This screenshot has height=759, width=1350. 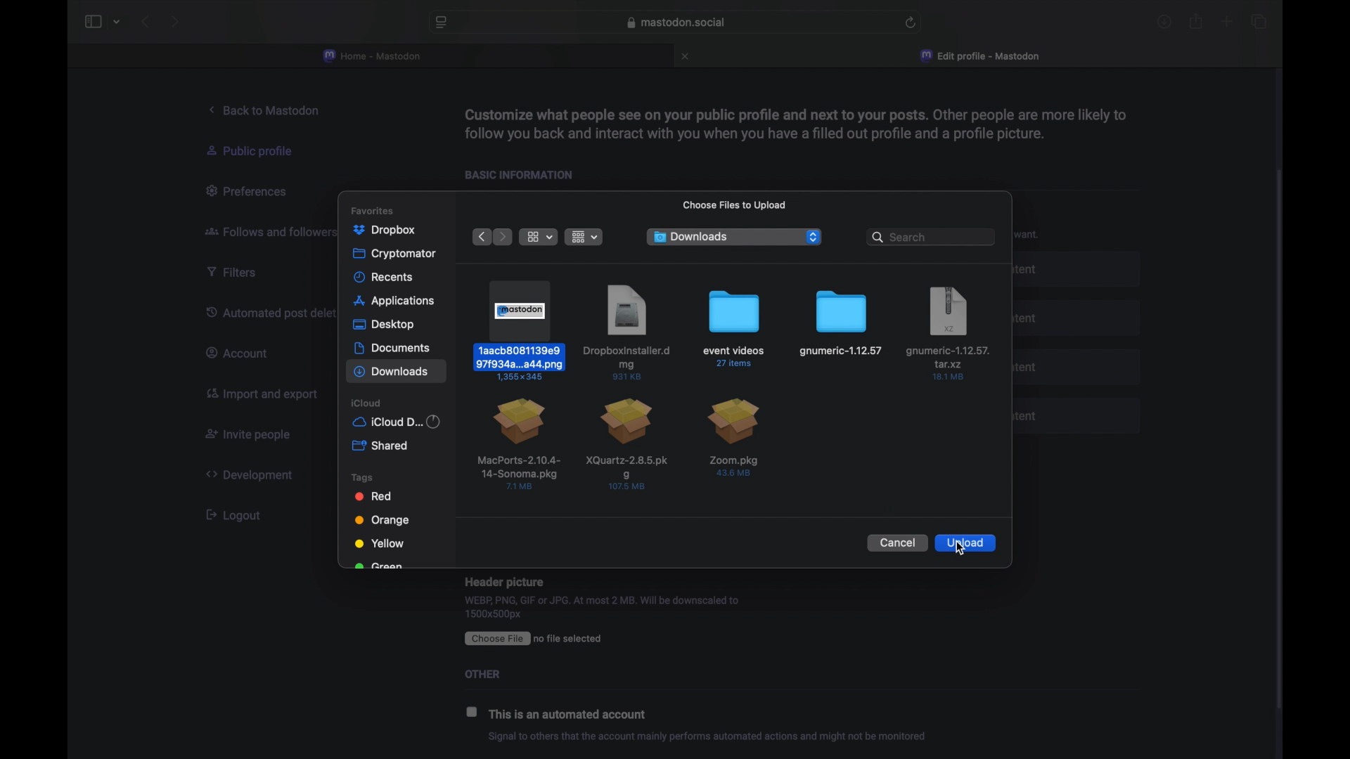 What do you see at coordinates (911, 22) in the screenshot?
I see `refresh` at bounding box center [911, 22].